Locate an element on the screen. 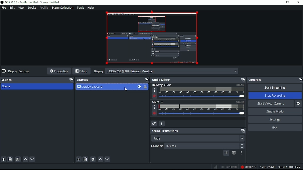 Image resolution: width=303 pixels, height=170 pixels. :1366*768 @ 0.0 (Primary Monitor) menu is located at coordinates (172, 71).